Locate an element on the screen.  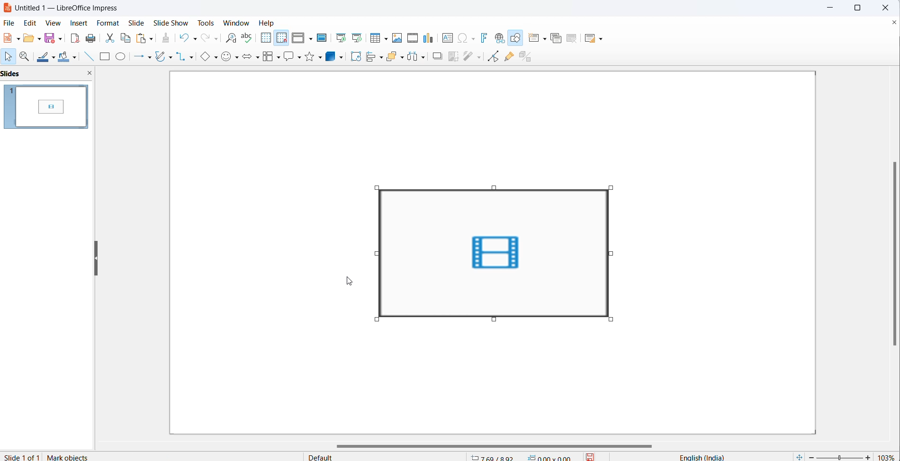
window is located at coordinates (233, 21).